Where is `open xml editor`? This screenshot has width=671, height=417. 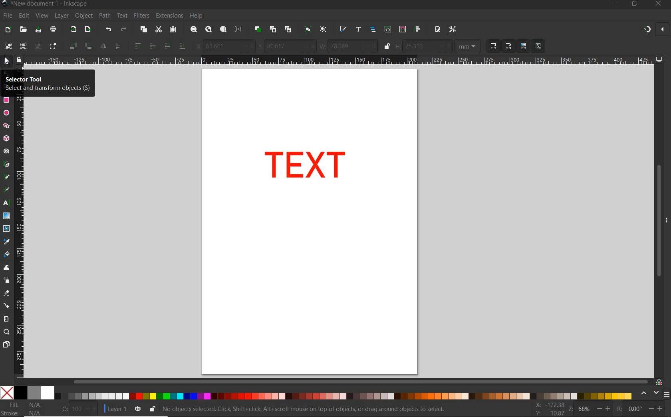 open xml editor is located at coordinates (387, 30).